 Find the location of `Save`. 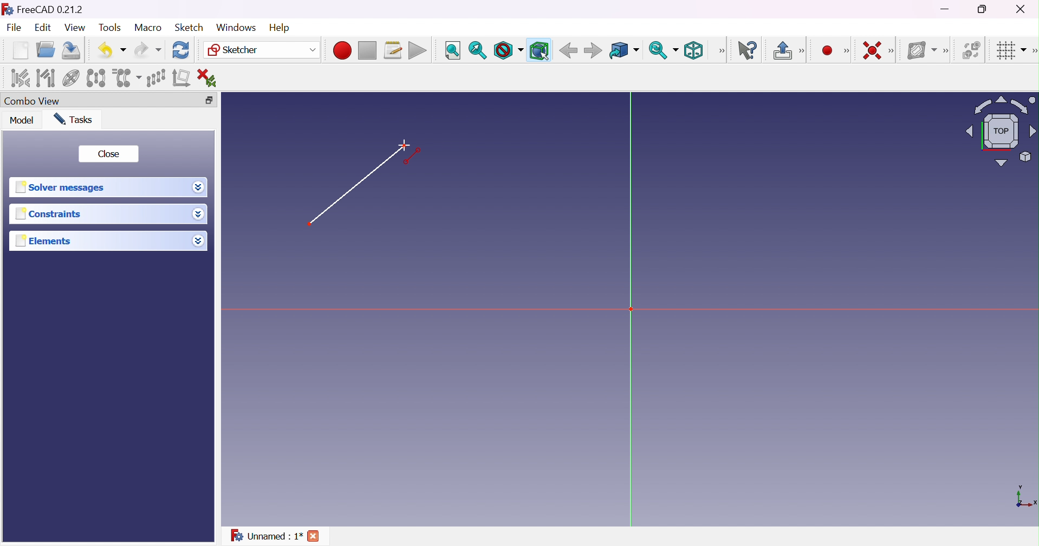

Save is located at coordinates (73, 50).